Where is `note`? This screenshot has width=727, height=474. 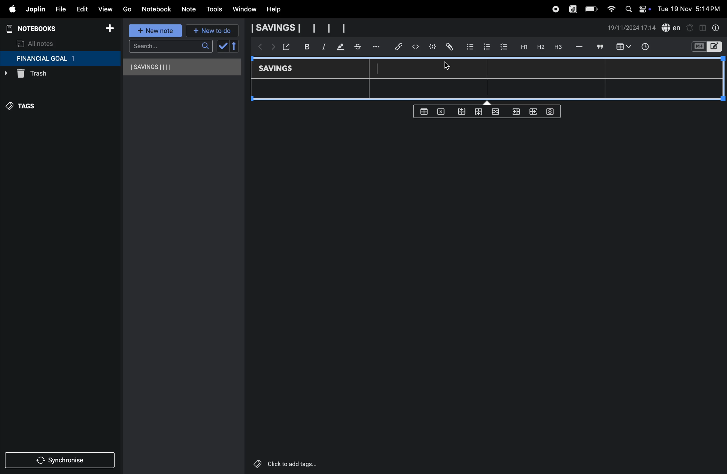 note is located at coordinates (190, 9).